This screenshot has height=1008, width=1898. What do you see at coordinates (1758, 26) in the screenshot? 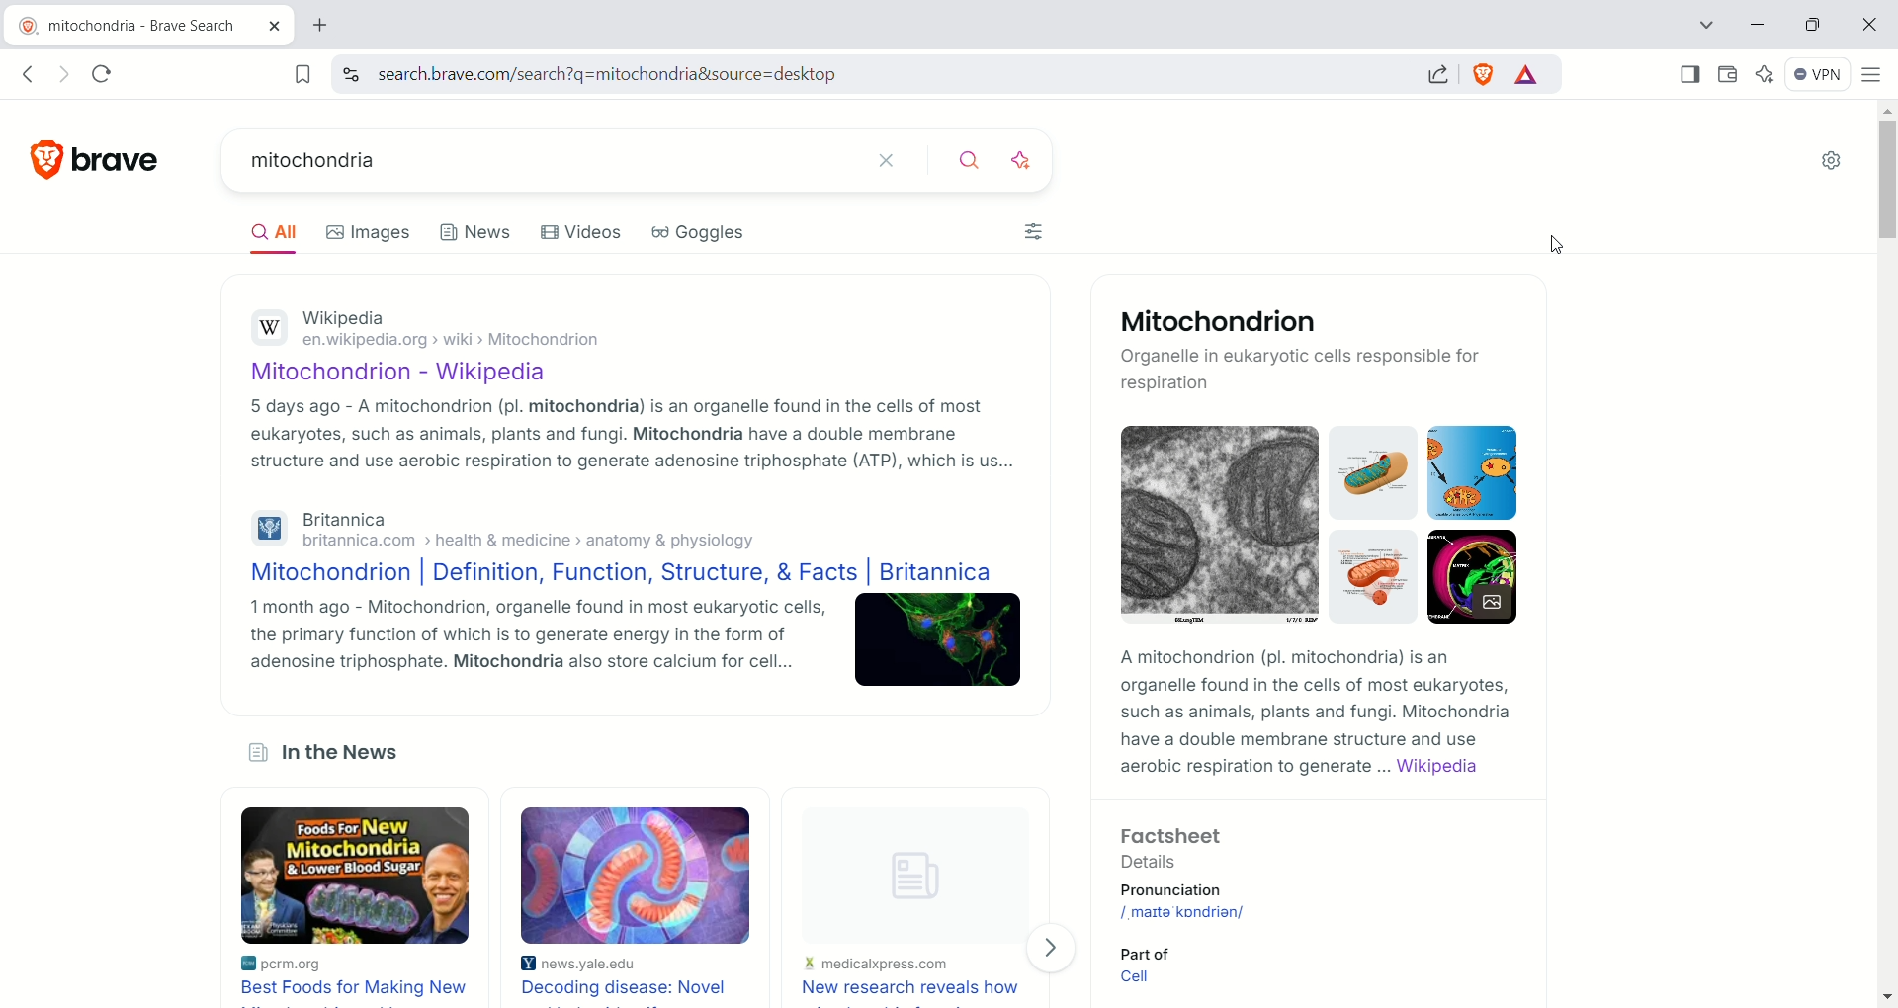
I see `minimize` at bounding box center [1758, 26].